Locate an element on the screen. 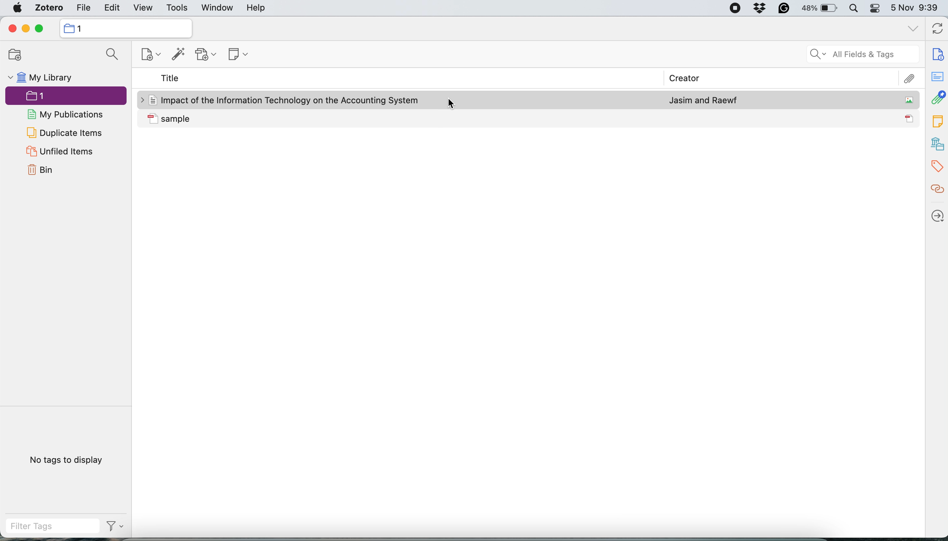 The image size is (948, 541). note info is located at coordinates (938, 54).